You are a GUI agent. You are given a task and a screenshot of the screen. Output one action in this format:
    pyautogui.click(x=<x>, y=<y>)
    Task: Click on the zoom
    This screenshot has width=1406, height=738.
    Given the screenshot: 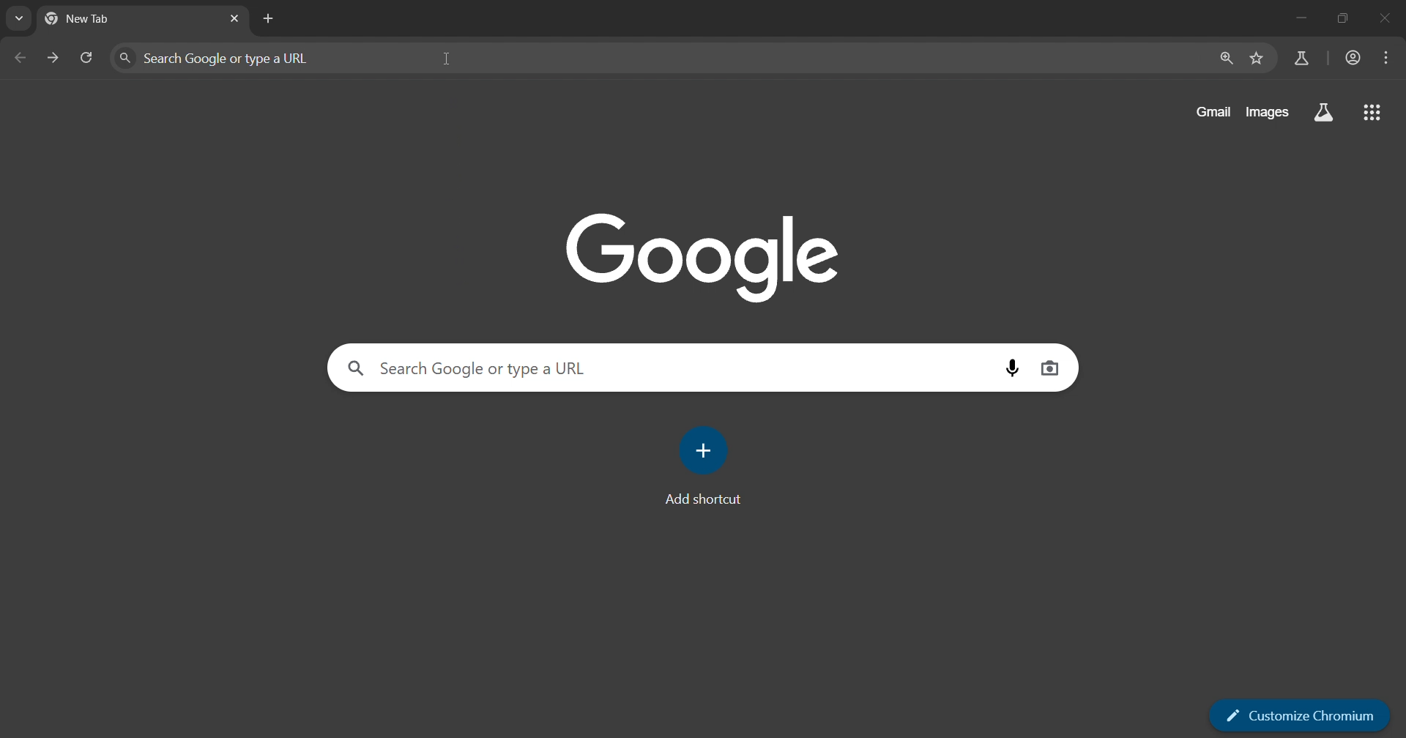 What is the action you would take?
    pyautogui.click(x=1223, y=59)
    